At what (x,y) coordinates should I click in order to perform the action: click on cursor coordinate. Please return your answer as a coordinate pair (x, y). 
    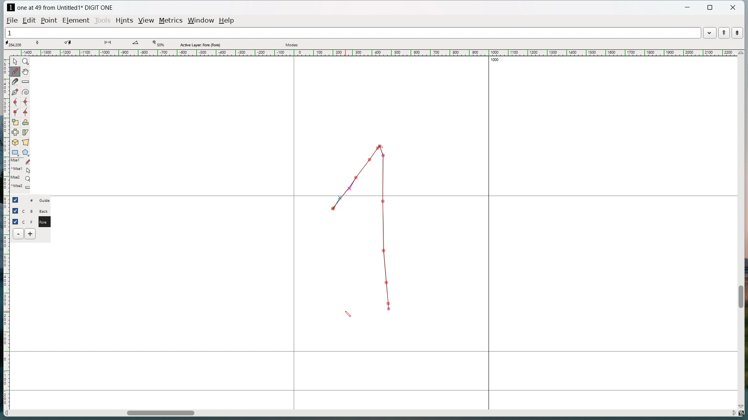
    Looking at the image, I should click on (16, 44).